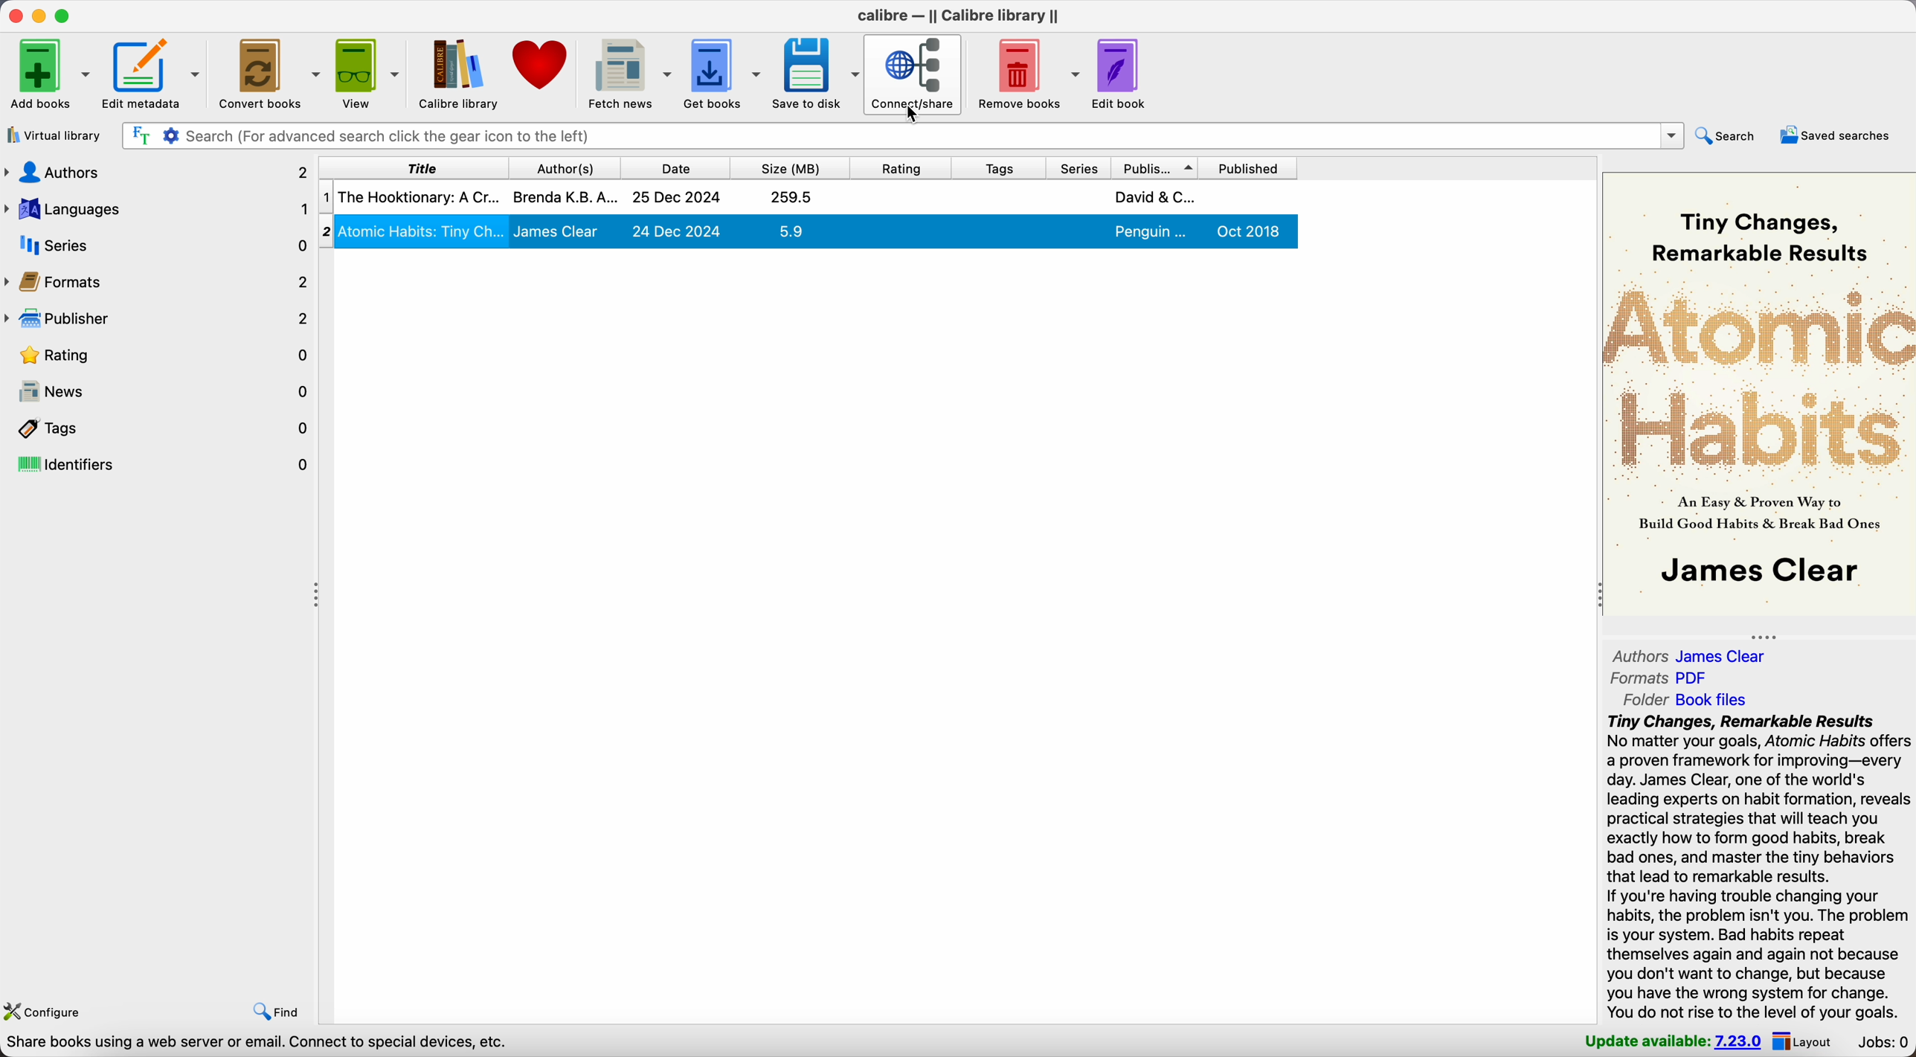  I want to click on Oct 2018, so click(1250, 231).